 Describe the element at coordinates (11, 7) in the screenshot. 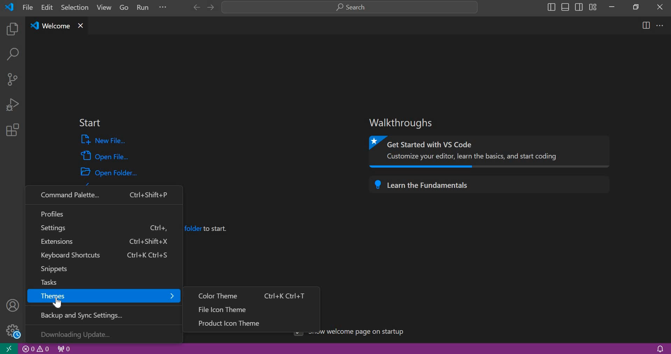

I see `vscode system` at that location.